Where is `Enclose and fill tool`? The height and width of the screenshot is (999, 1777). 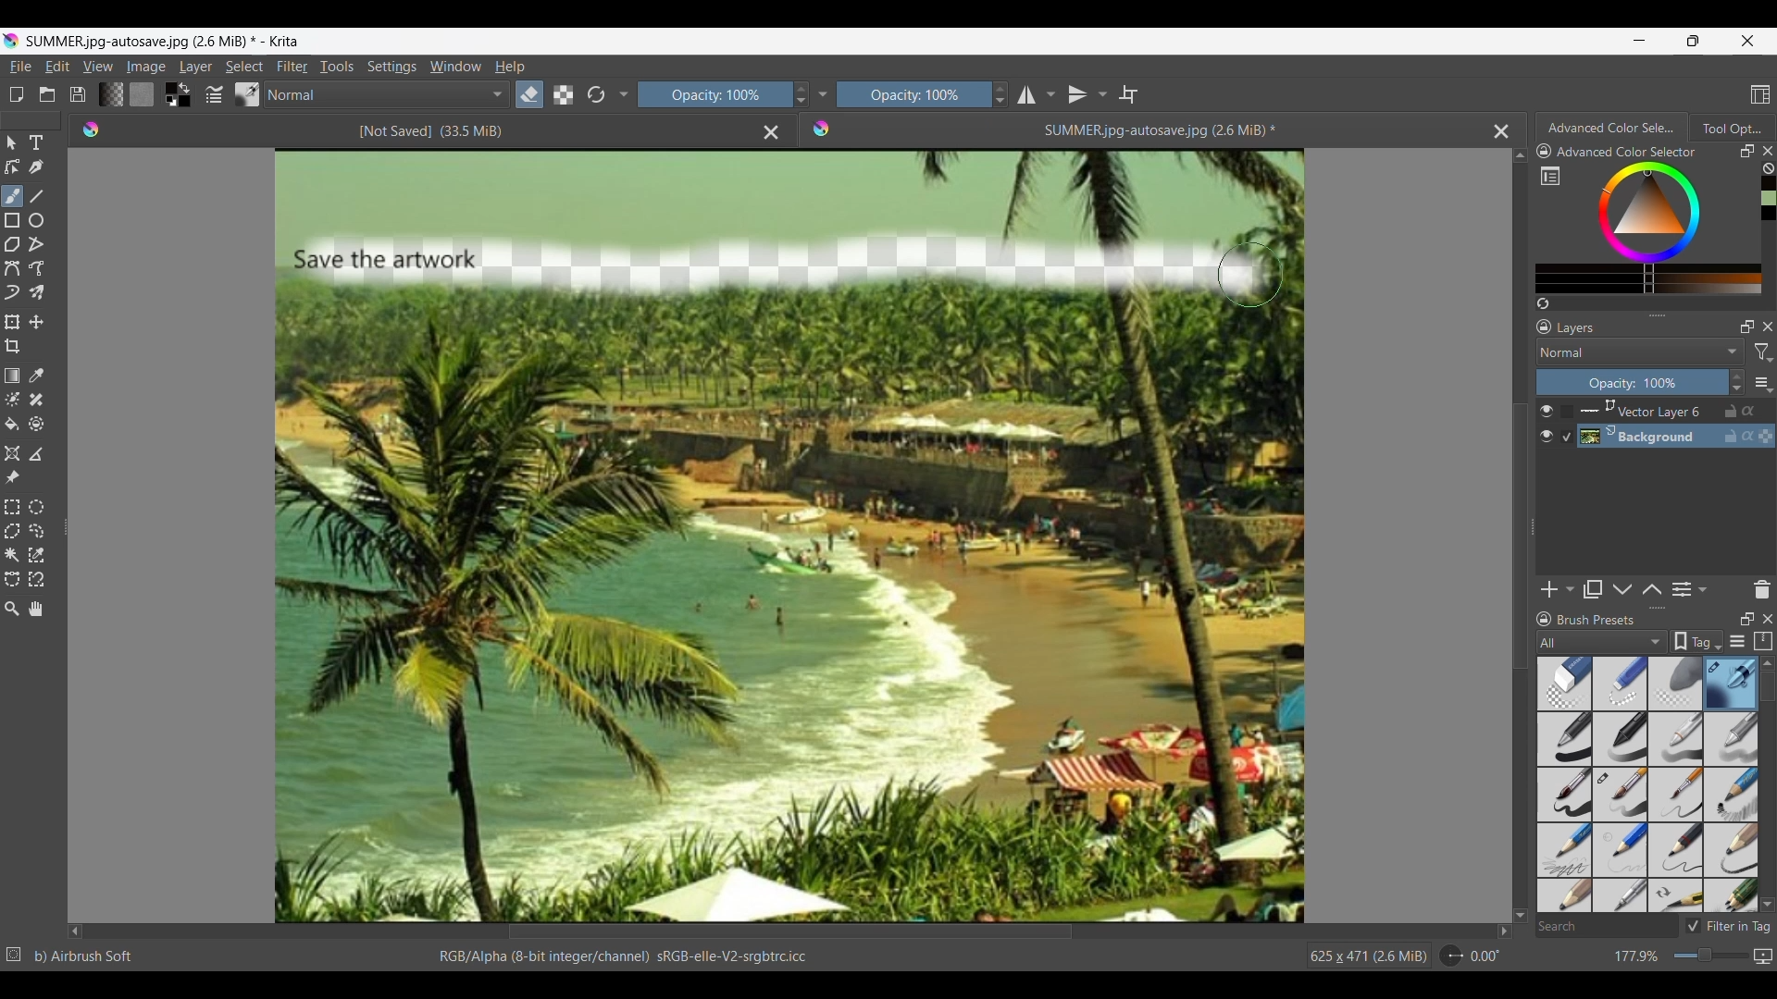
Enclose and fill tool is located at coordinates (36, 424).